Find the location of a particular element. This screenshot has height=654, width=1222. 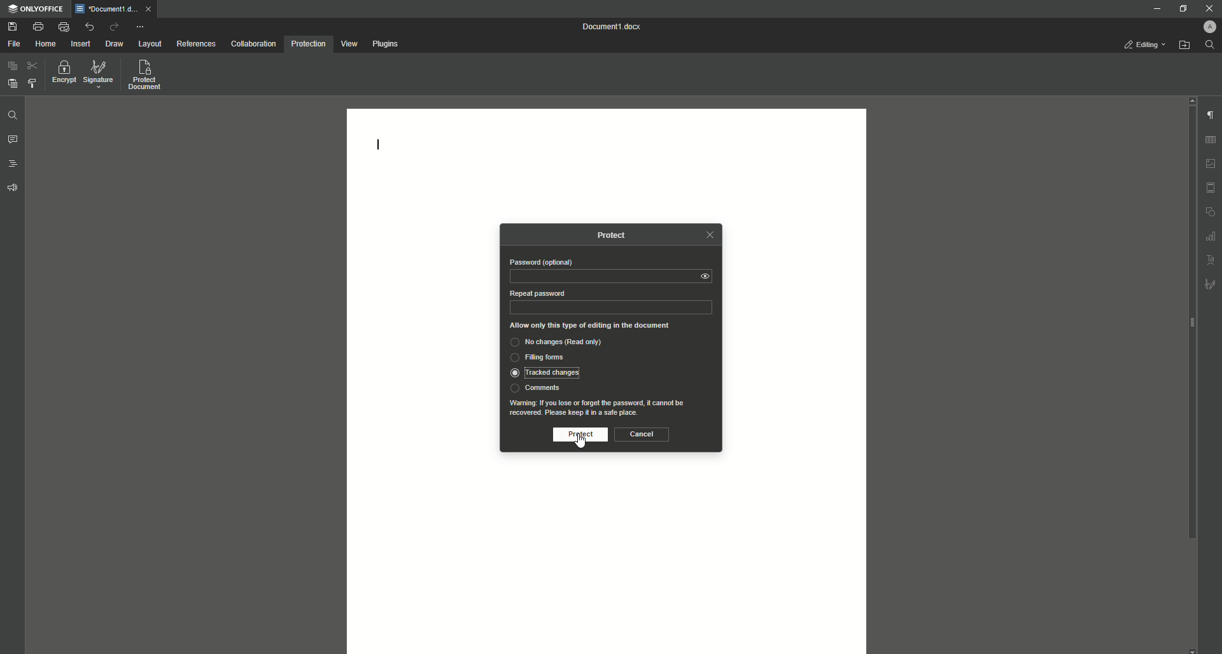

Cursor is located at coordinates (580, 442).